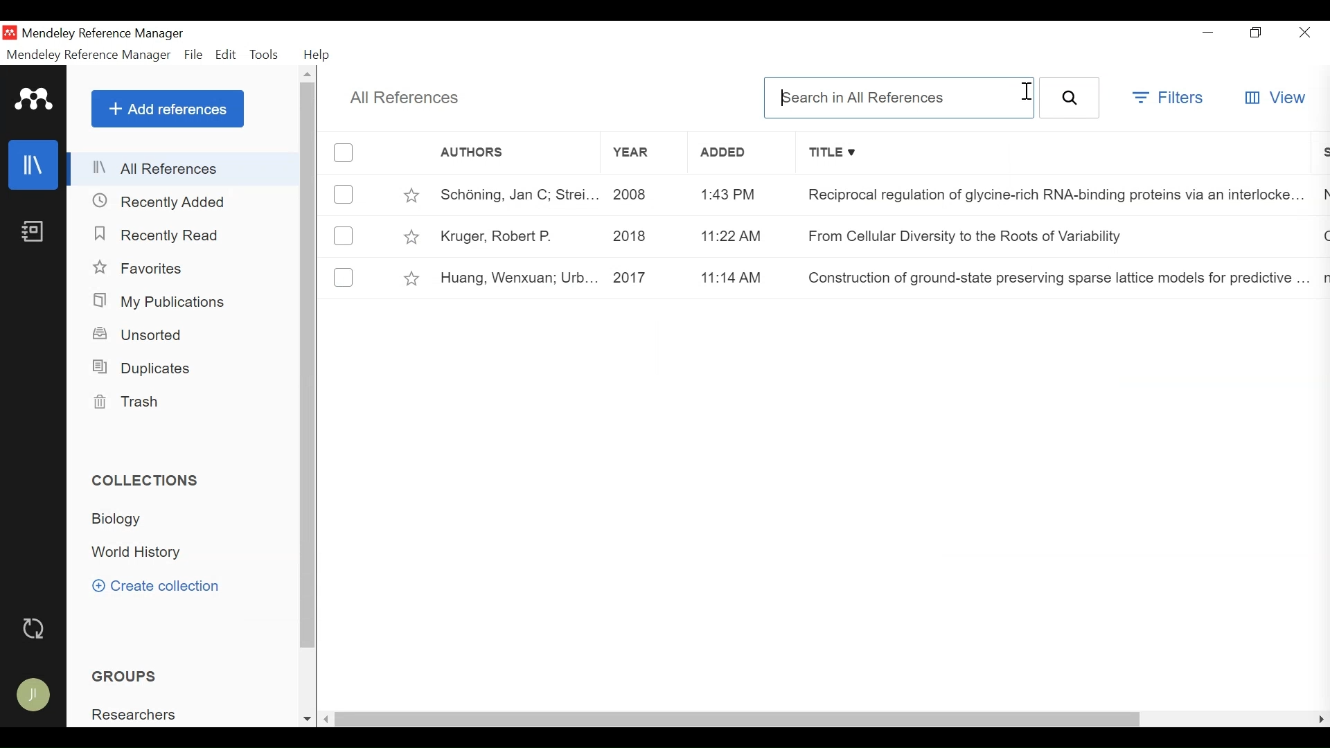 The image size is (1330, 748). I want to click on Search Bar, so click(899, 97).